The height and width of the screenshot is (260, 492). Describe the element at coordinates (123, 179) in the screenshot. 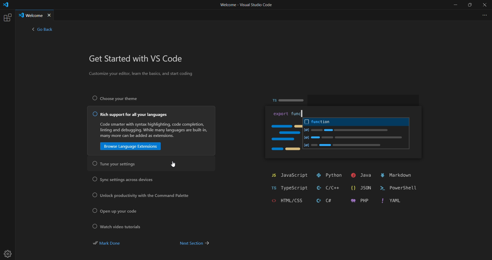

I see `sync setting across devices` at that location.